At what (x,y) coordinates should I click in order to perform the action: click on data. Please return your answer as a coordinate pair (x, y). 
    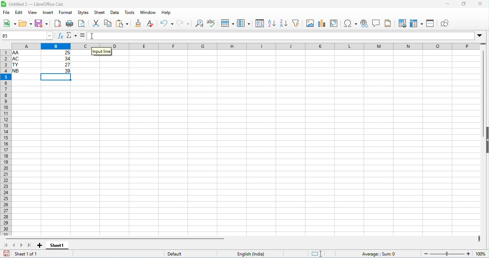
    Looking at the image, I should click on (115, 13).